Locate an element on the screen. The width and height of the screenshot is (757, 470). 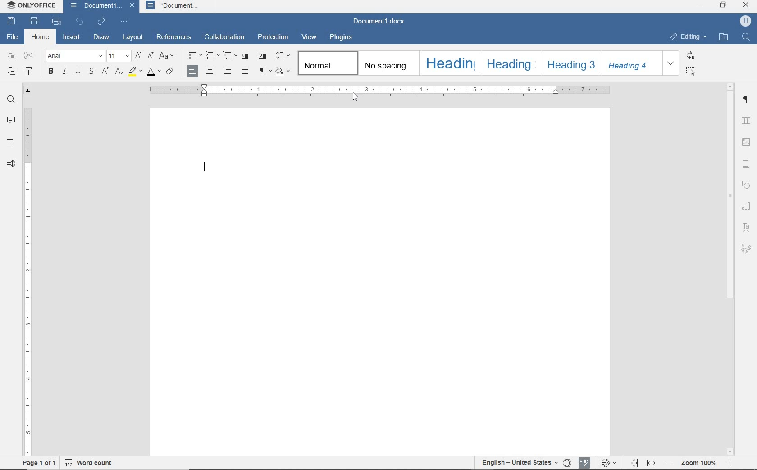
SUPERSCRIPT is located at coordinates (105, 72).